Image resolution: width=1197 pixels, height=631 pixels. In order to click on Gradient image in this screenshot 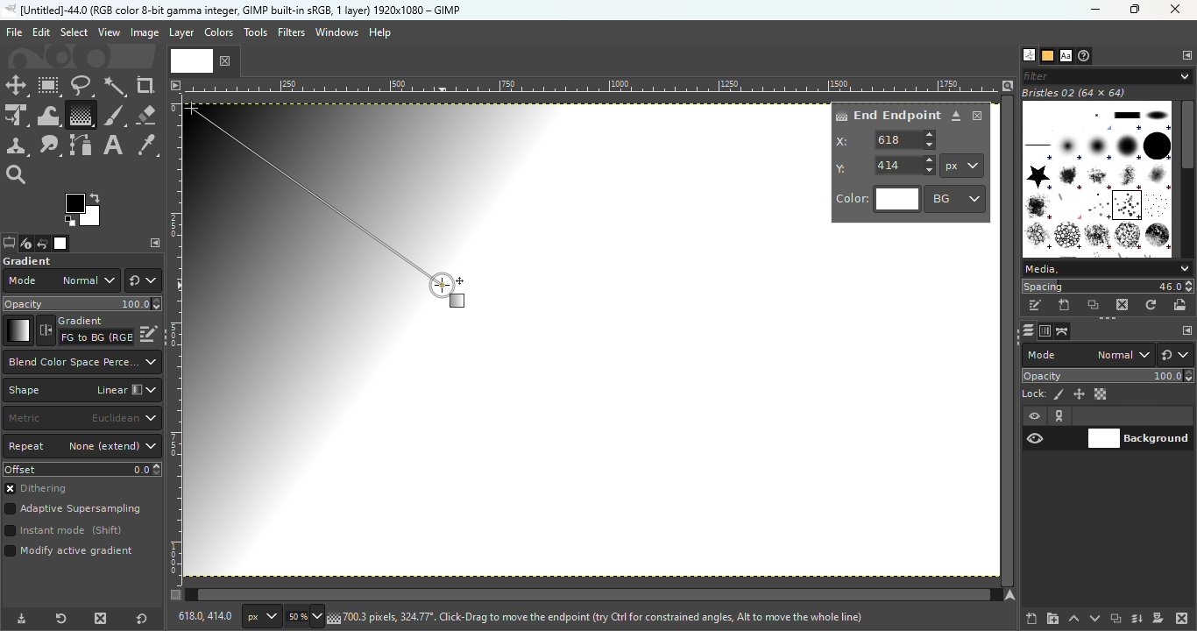, I will do `click(387, 336)`.